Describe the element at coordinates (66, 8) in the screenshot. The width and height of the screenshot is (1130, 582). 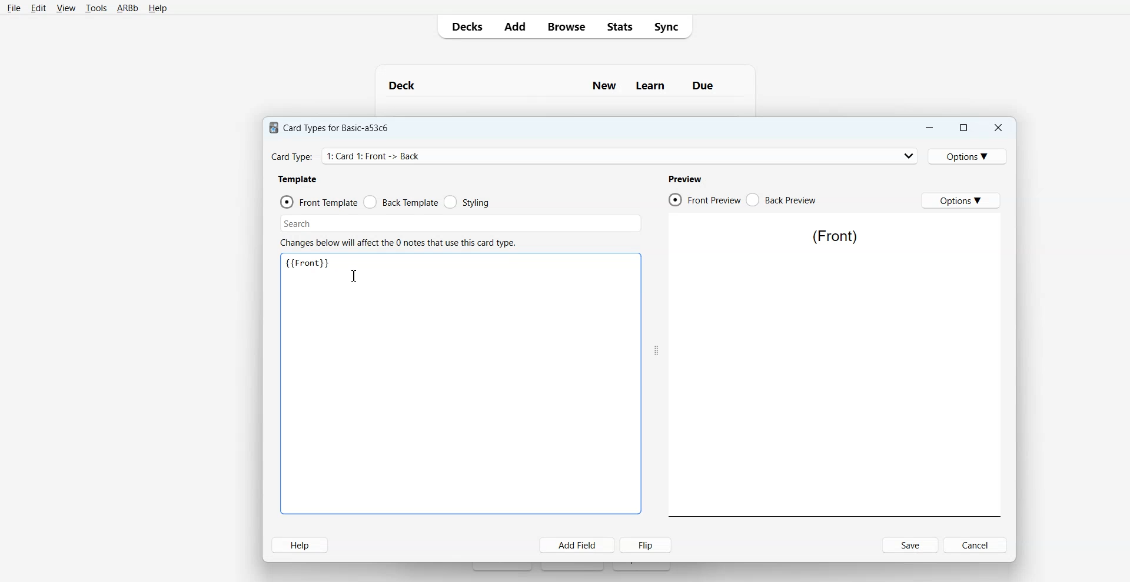
I see `View` at that location.